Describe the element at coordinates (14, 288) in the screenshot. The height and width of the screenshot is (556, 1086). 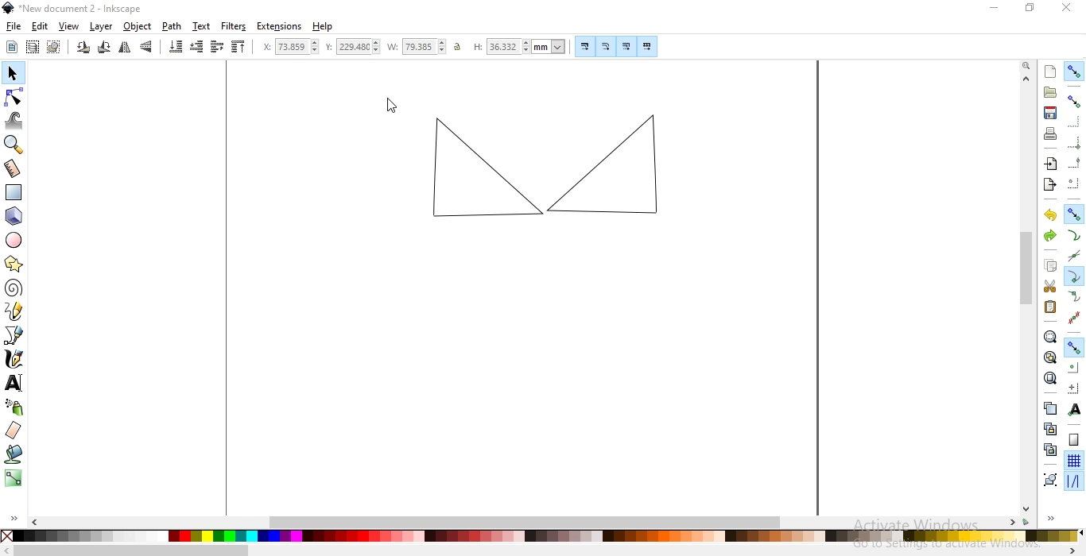
I see `create spirals` at that location.